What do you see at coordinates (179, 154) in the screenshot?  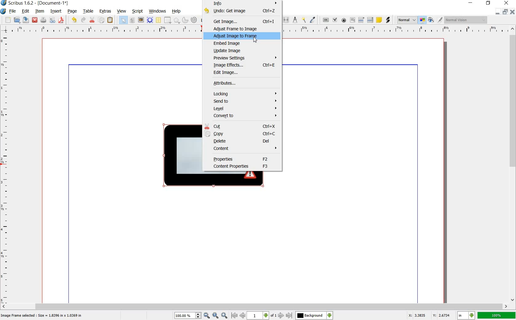 I see `shape` at bounding box center [179, 154].